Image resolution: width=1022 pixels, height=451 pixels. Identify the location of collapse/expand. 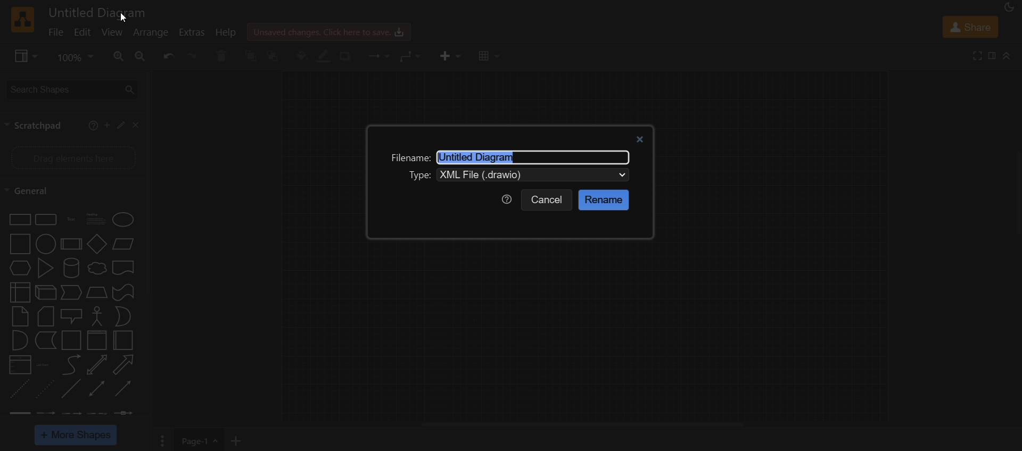
(1007, 57).